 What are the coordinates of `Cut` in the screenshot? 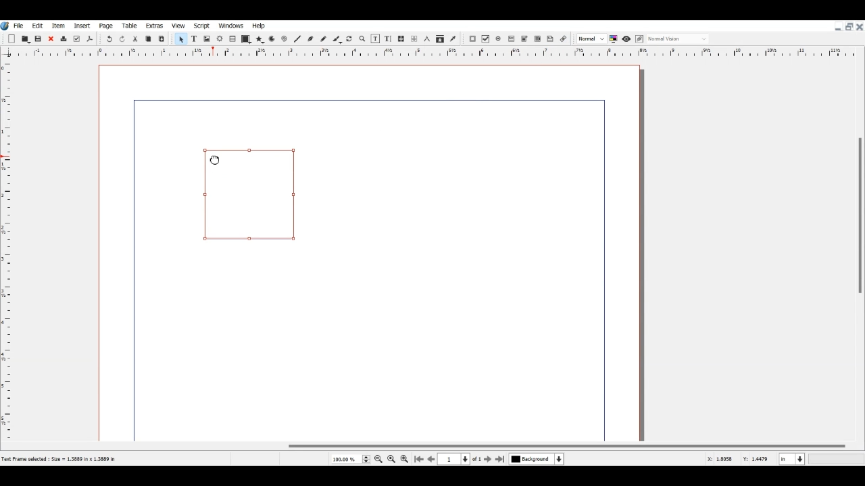 It's located at (135, 38).